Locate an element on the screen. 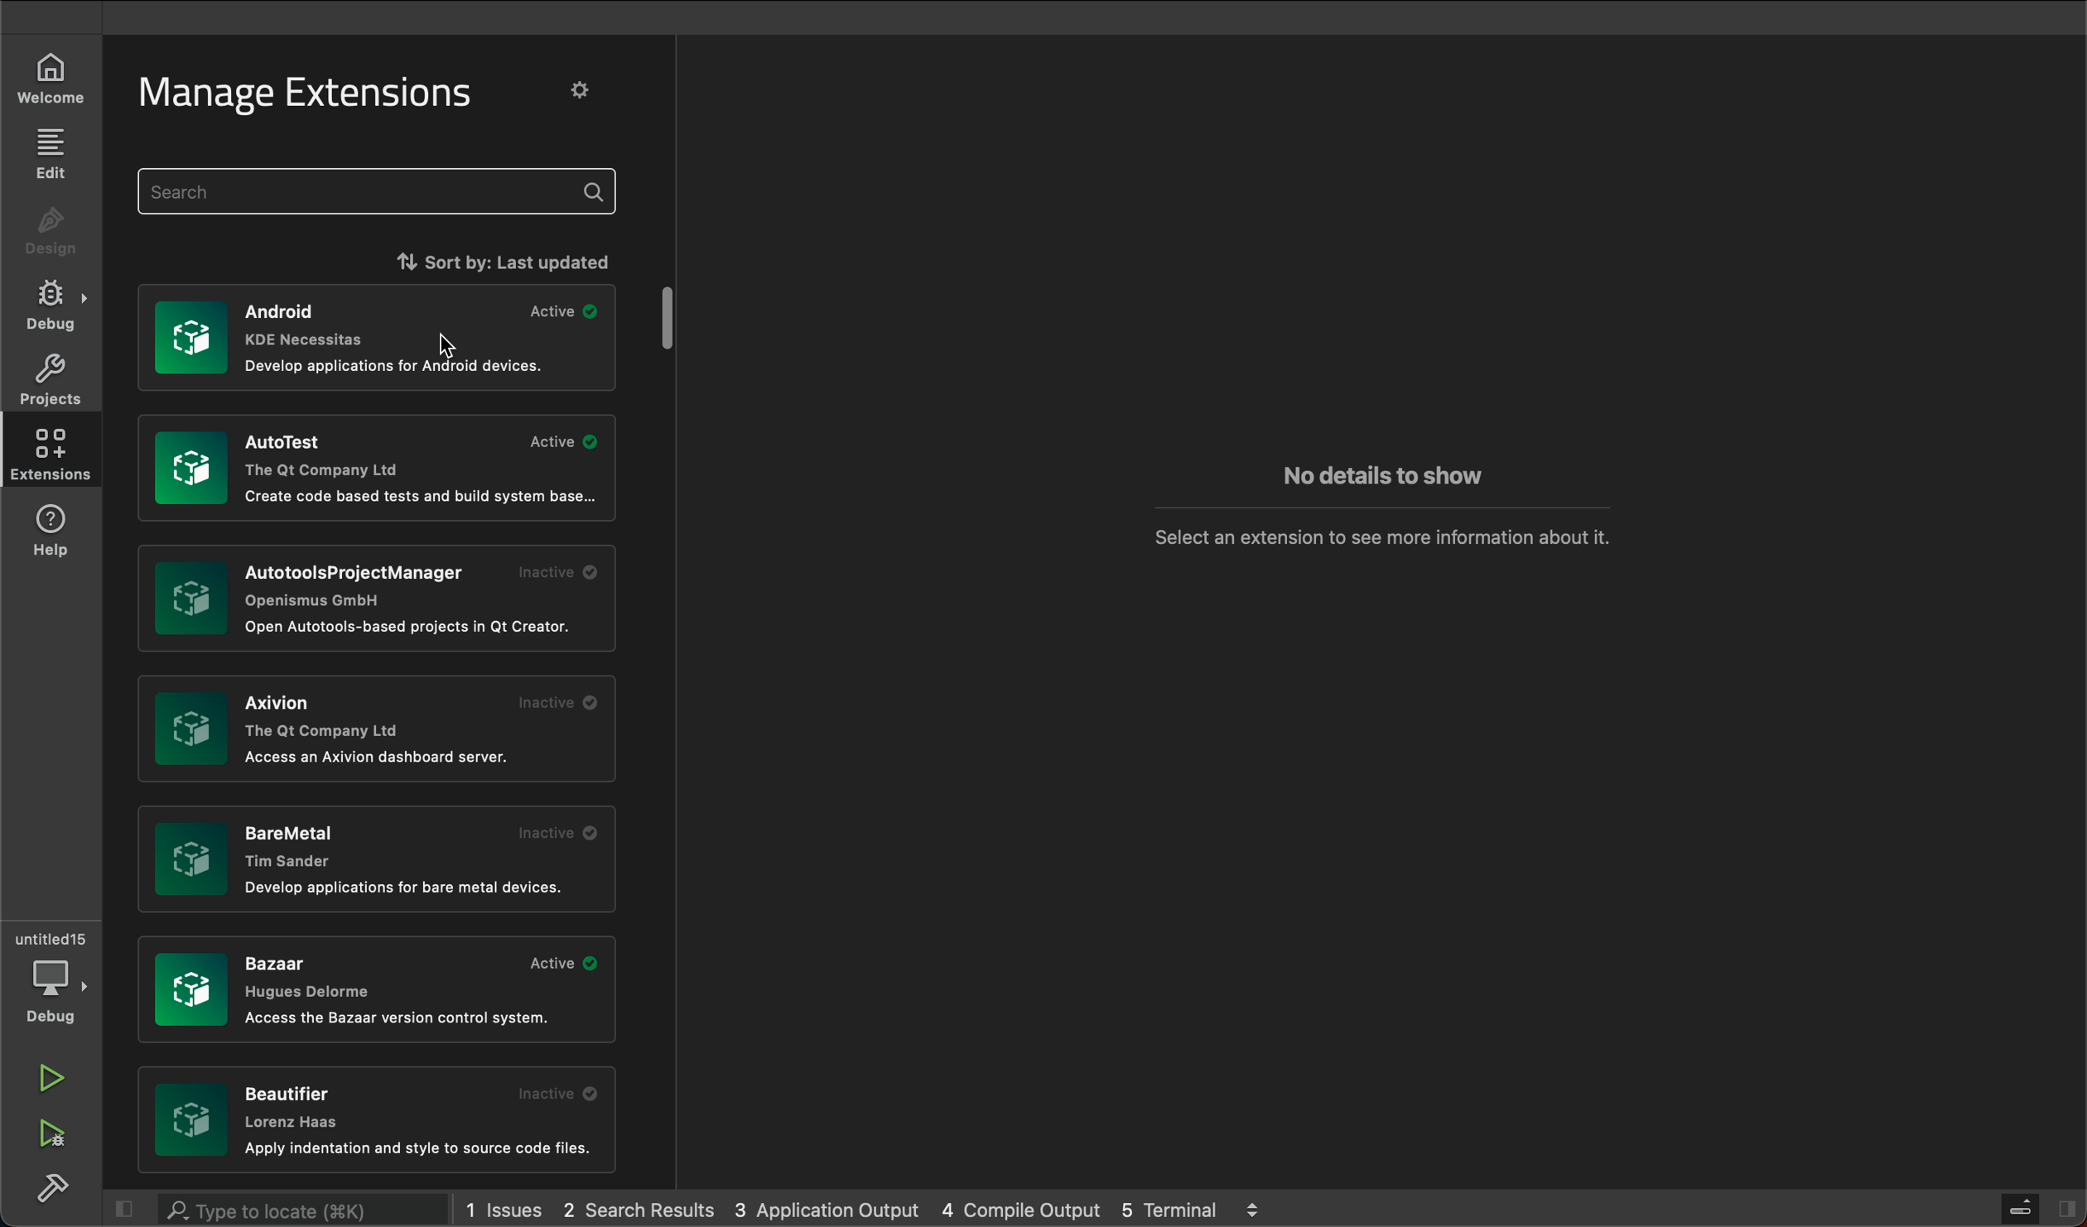 The width and height of the screenshot is (2087, 1227). logs is located at coordinates (647, 1208).